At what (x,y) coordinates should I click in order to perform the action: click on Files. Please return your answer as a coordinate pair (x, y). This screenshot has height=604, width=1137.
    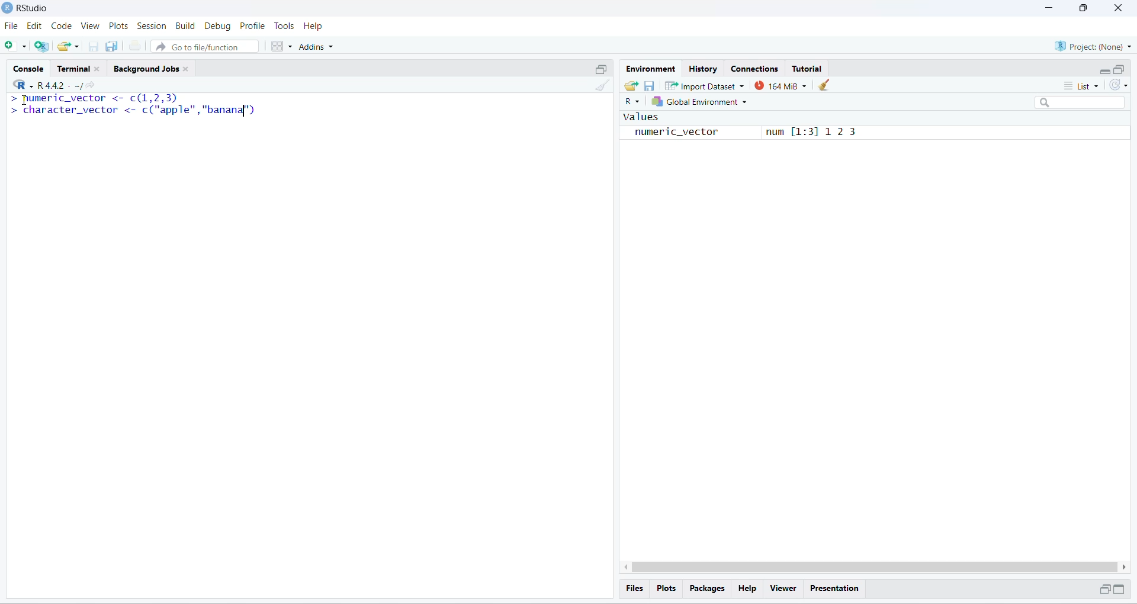
    Looking at the image, I should click on (635, 588).